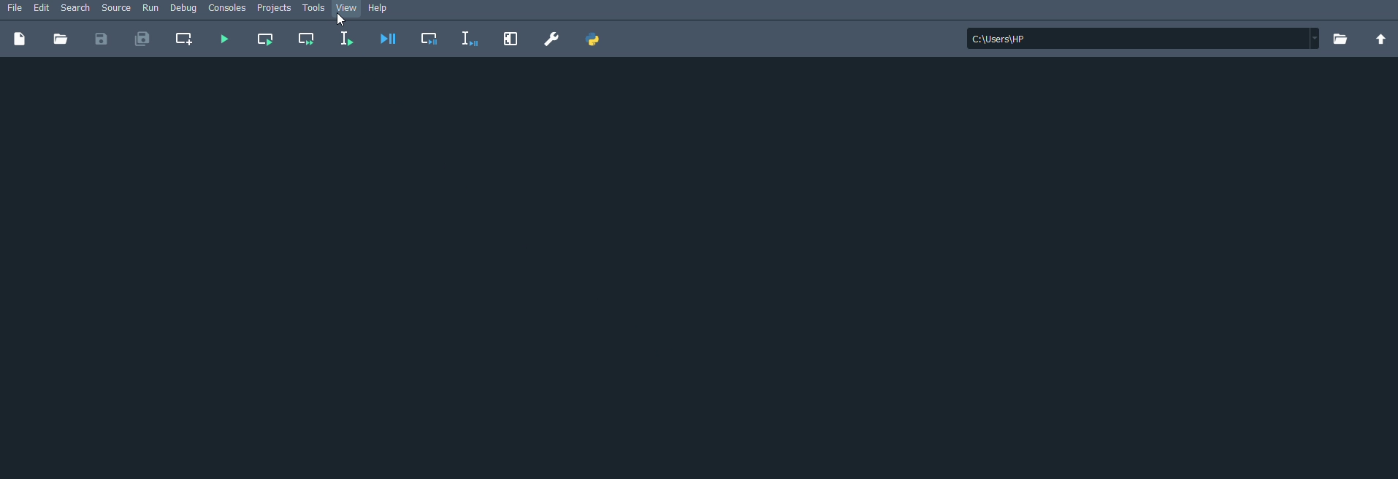  What do you see at coordinates (20, 38) in the screenshot?
I see `New file` at bounding box center [20, 38].